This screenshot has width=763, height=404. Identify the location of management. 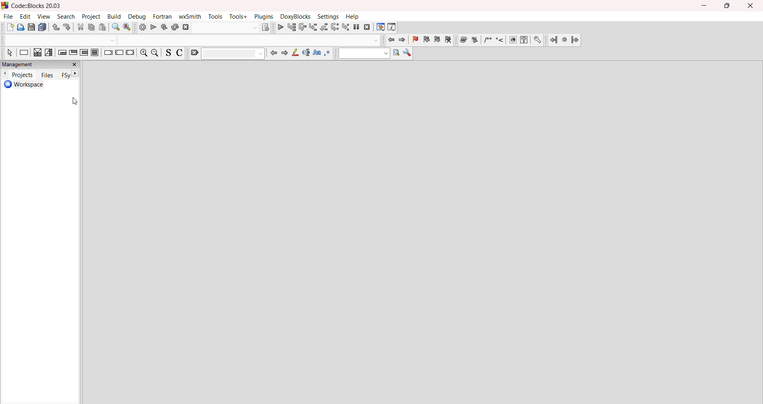
(41, 64).